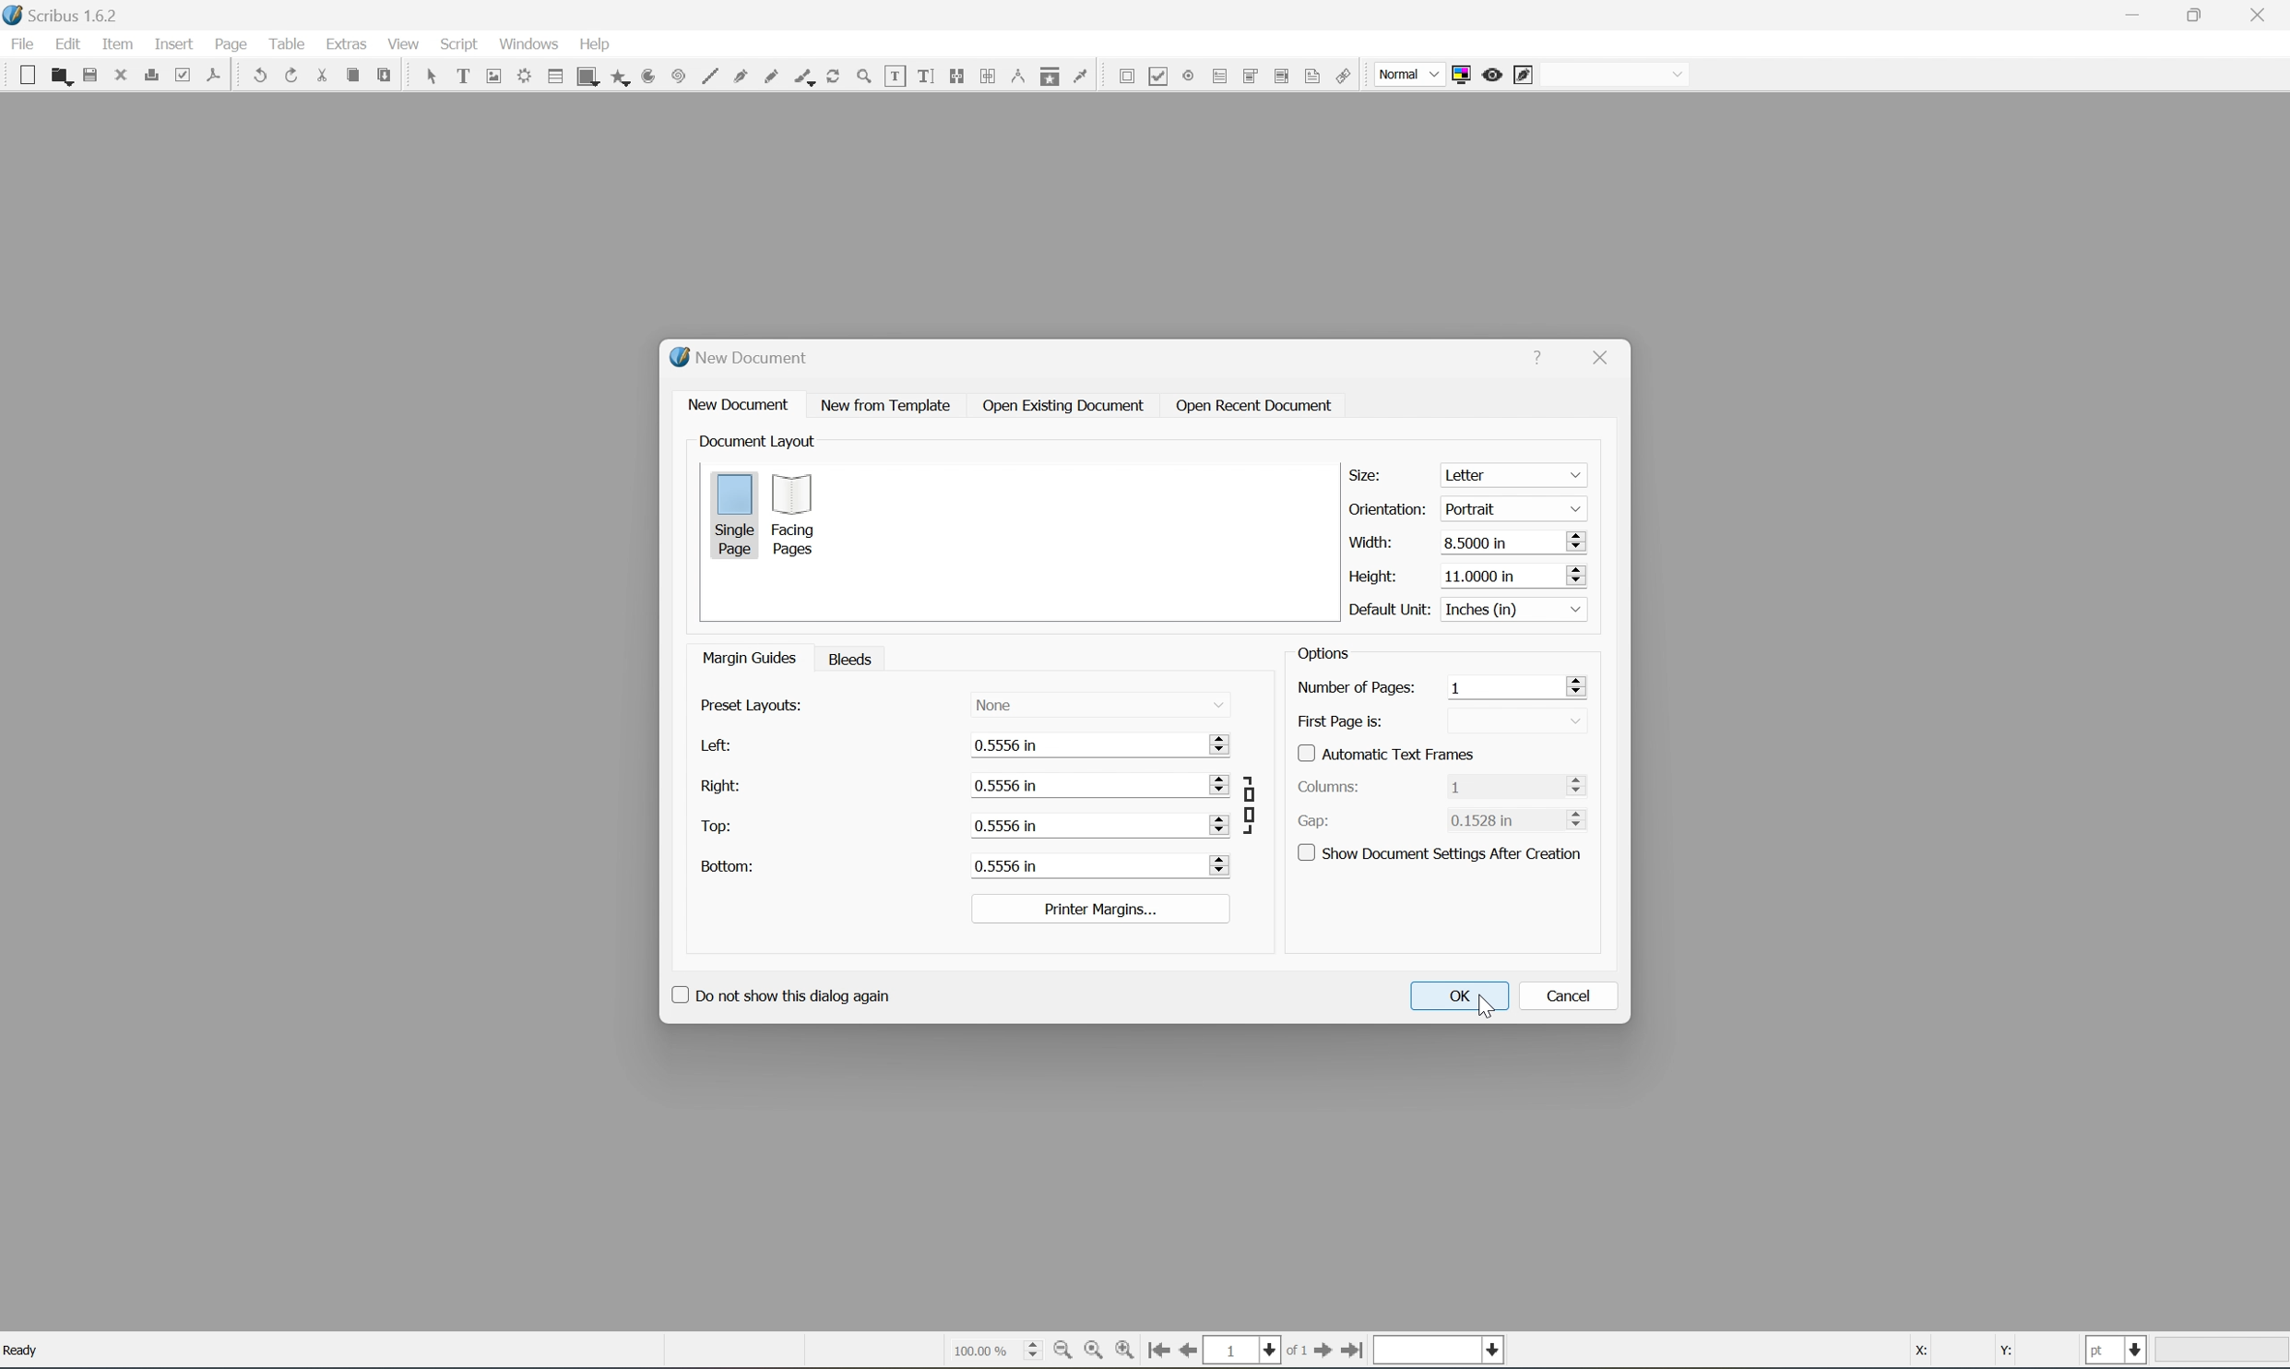  Describe the element at coordinates (26, 77) in the screenshot. I see `new` at that location.